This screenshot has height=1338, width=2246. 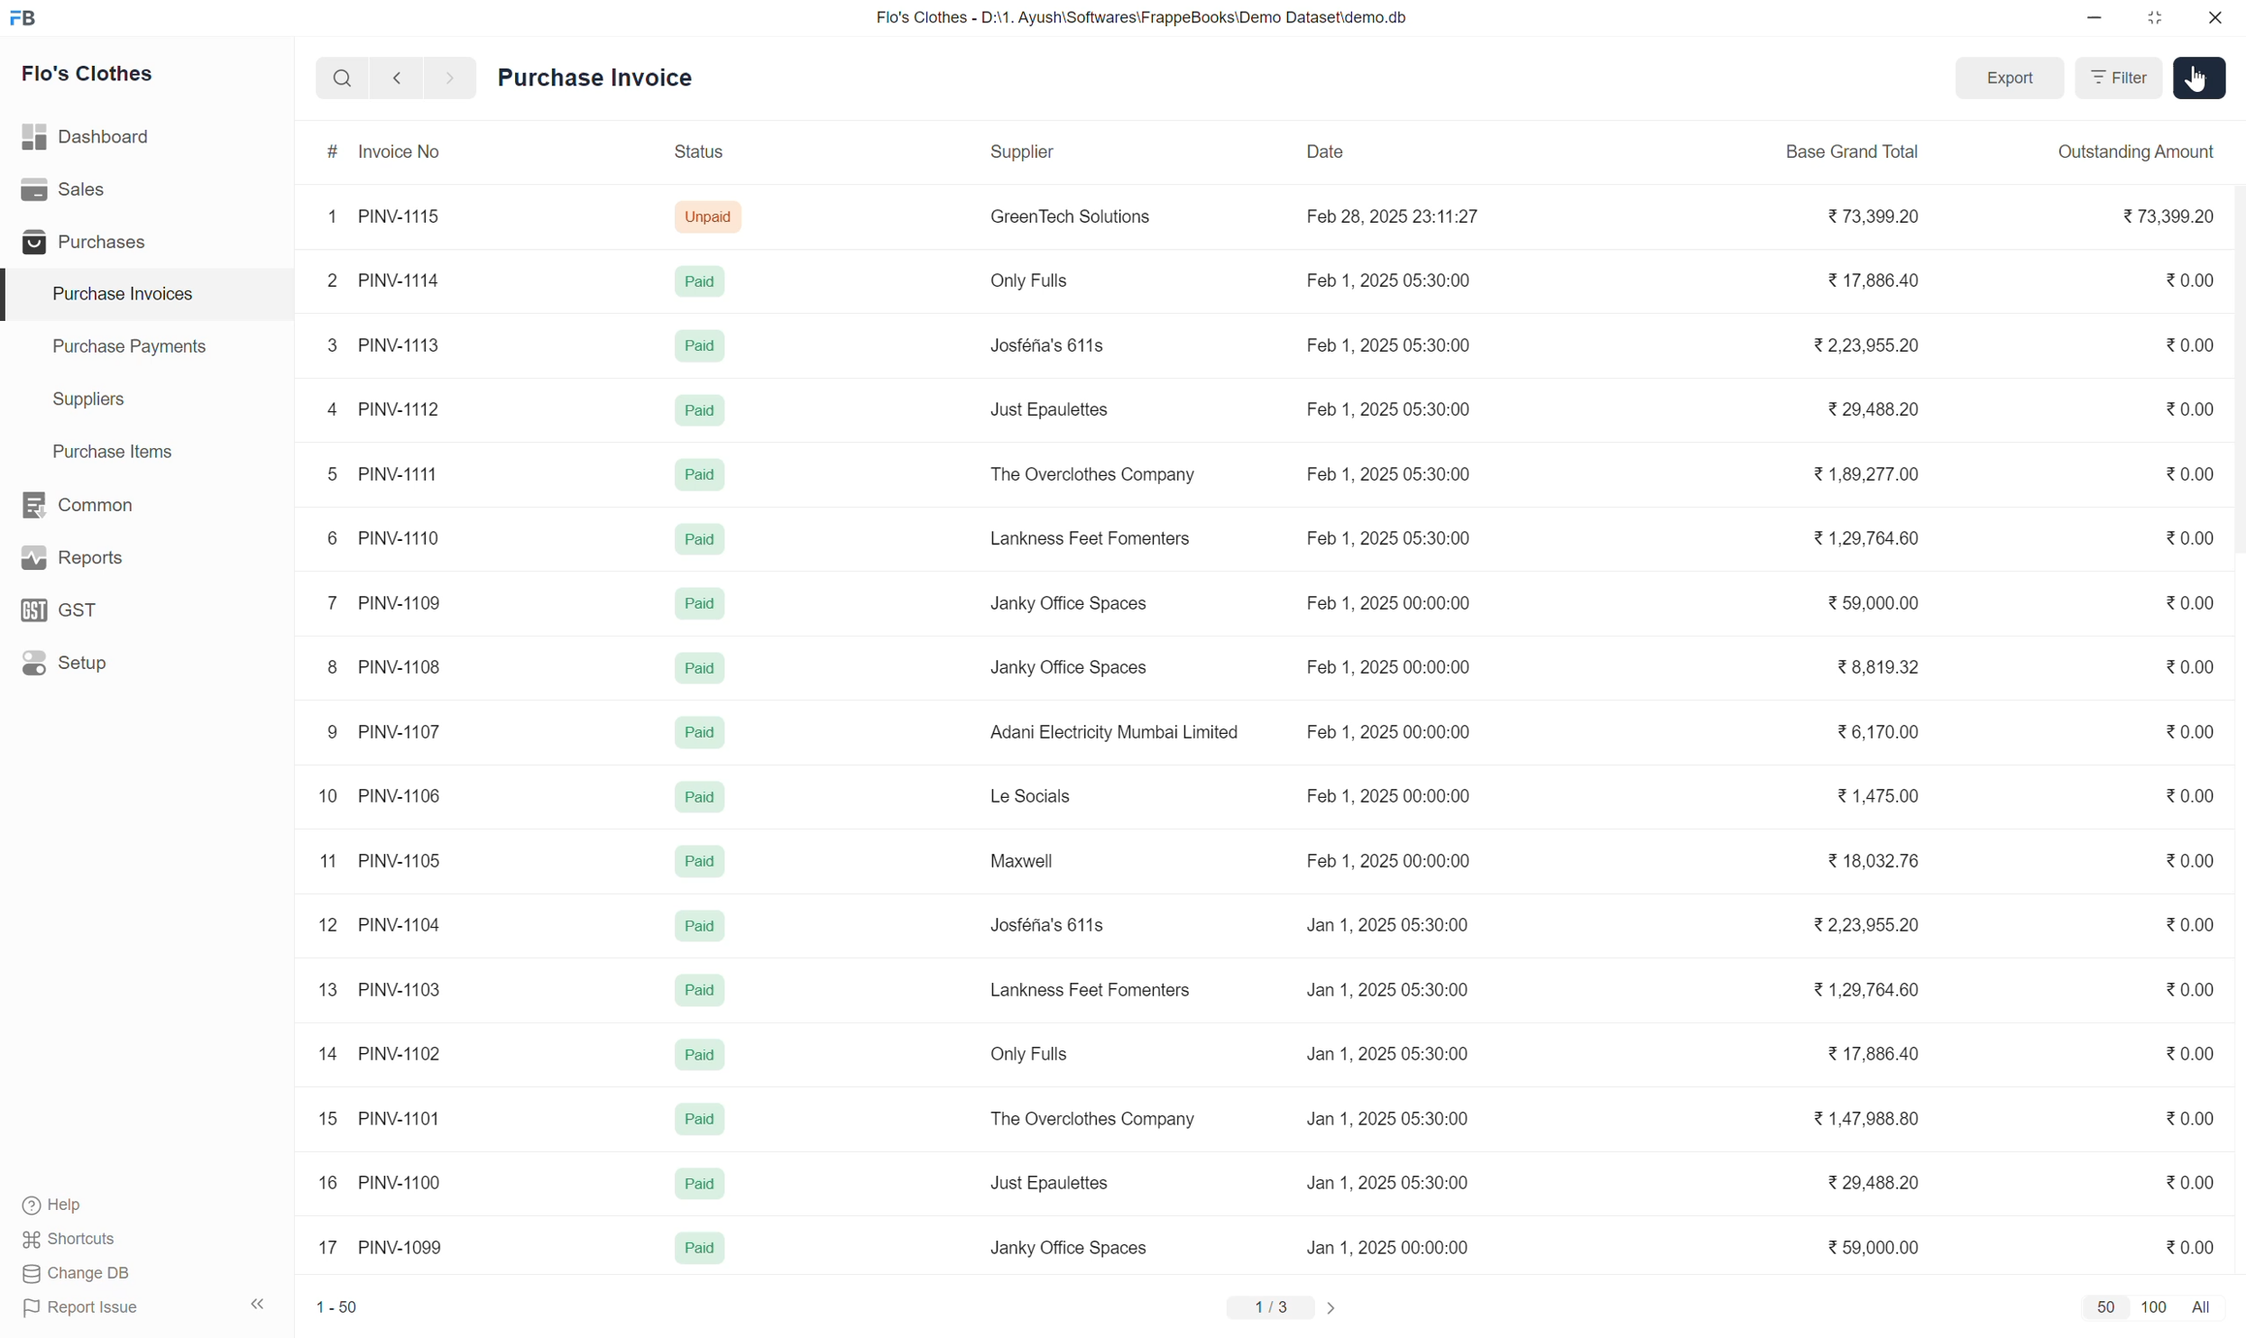 What do you see at coordinates (400, 793) in the screenshot?
I see `PINV-1106` at bounding box center [400, 793].